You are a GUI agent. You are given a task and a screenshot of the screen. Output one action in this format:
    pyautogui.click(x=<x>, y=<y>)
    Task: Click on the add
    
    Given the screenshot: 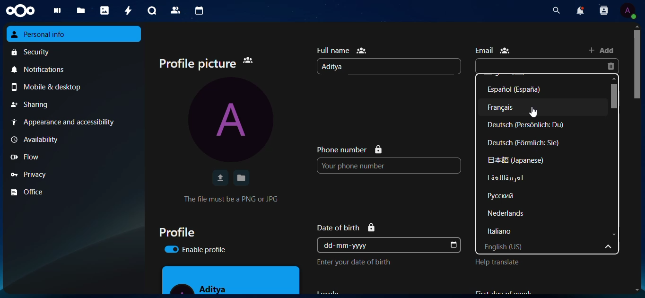 What is the action you would take?
    pyautogui.click(x=604, y=50)
    